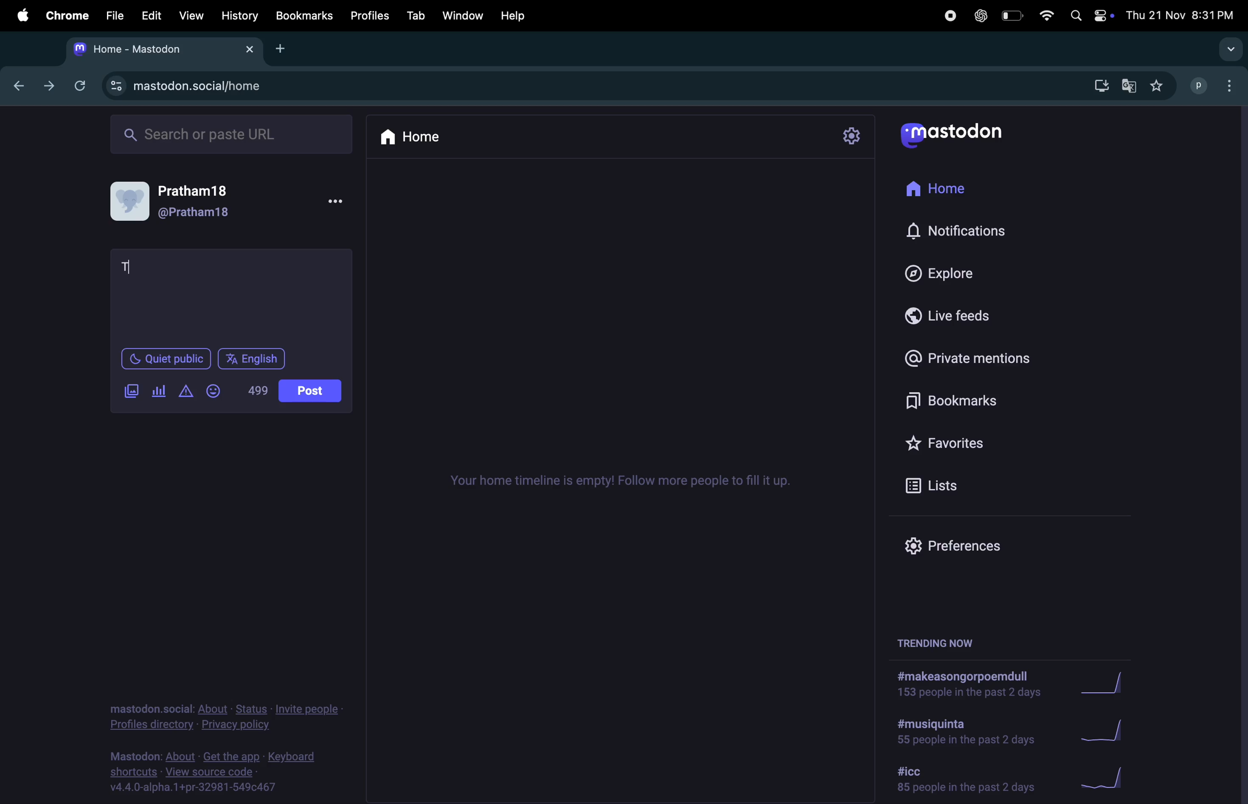 The image size is (1248, 804). What do you see at coordinates (185, 390) in the screenshot?
I see `add content warning` at bounding box center [185, 390].